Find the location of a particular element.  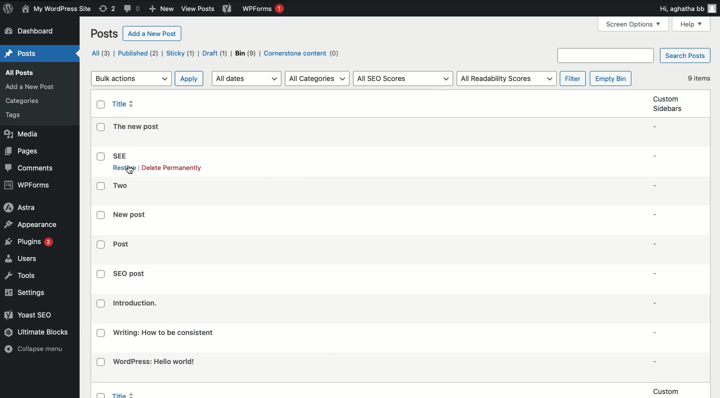

Search posts is located at coordinates (686, 56).